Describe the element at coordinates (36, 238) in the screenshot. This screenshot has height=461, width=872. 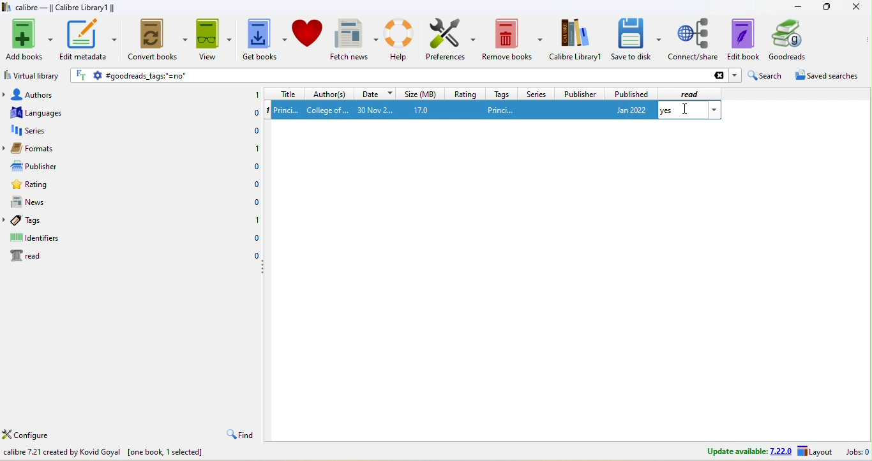
I see `identifiers` at that location.